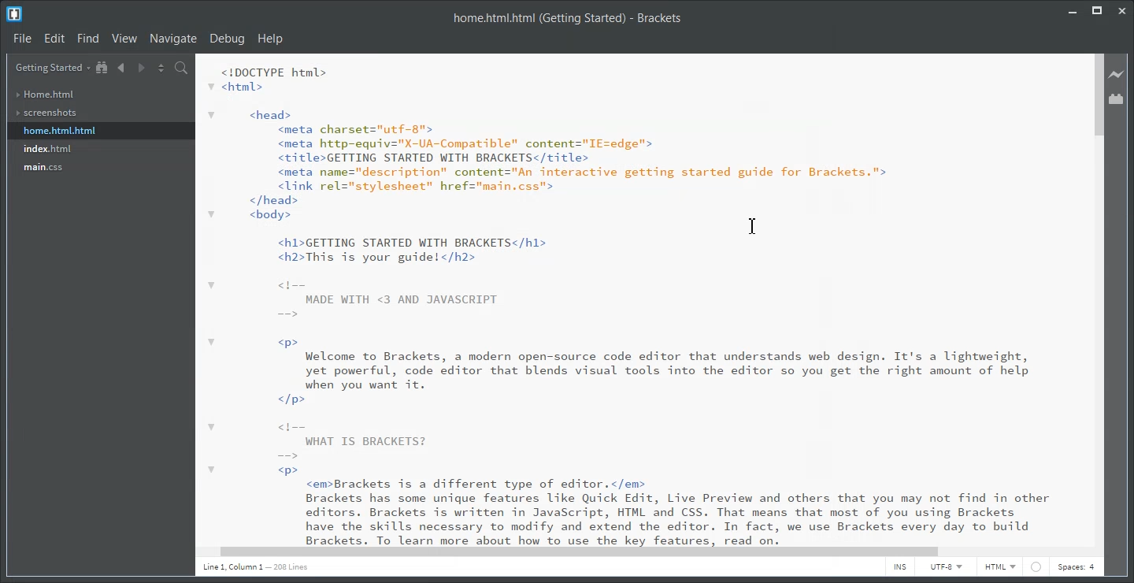  What do you see at coordinates (1078, 569) in the screenshot?
I see `Spaces: 4` at bounding box center [1078, 569].